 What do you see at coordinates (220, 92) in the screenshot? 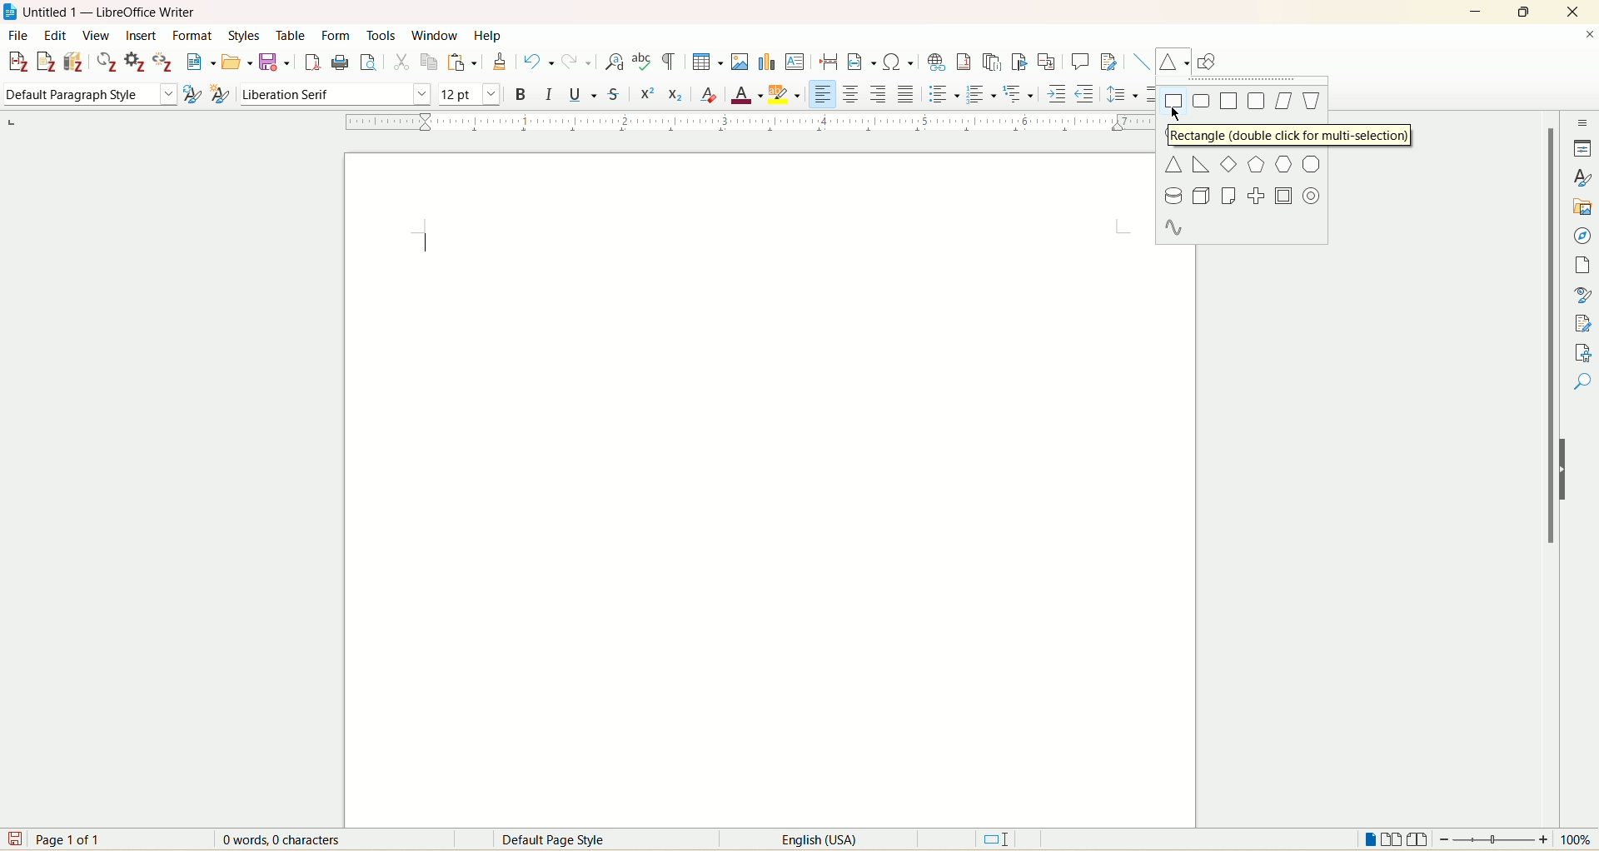
I see `new style from selection` at bounding box center [220, 92].